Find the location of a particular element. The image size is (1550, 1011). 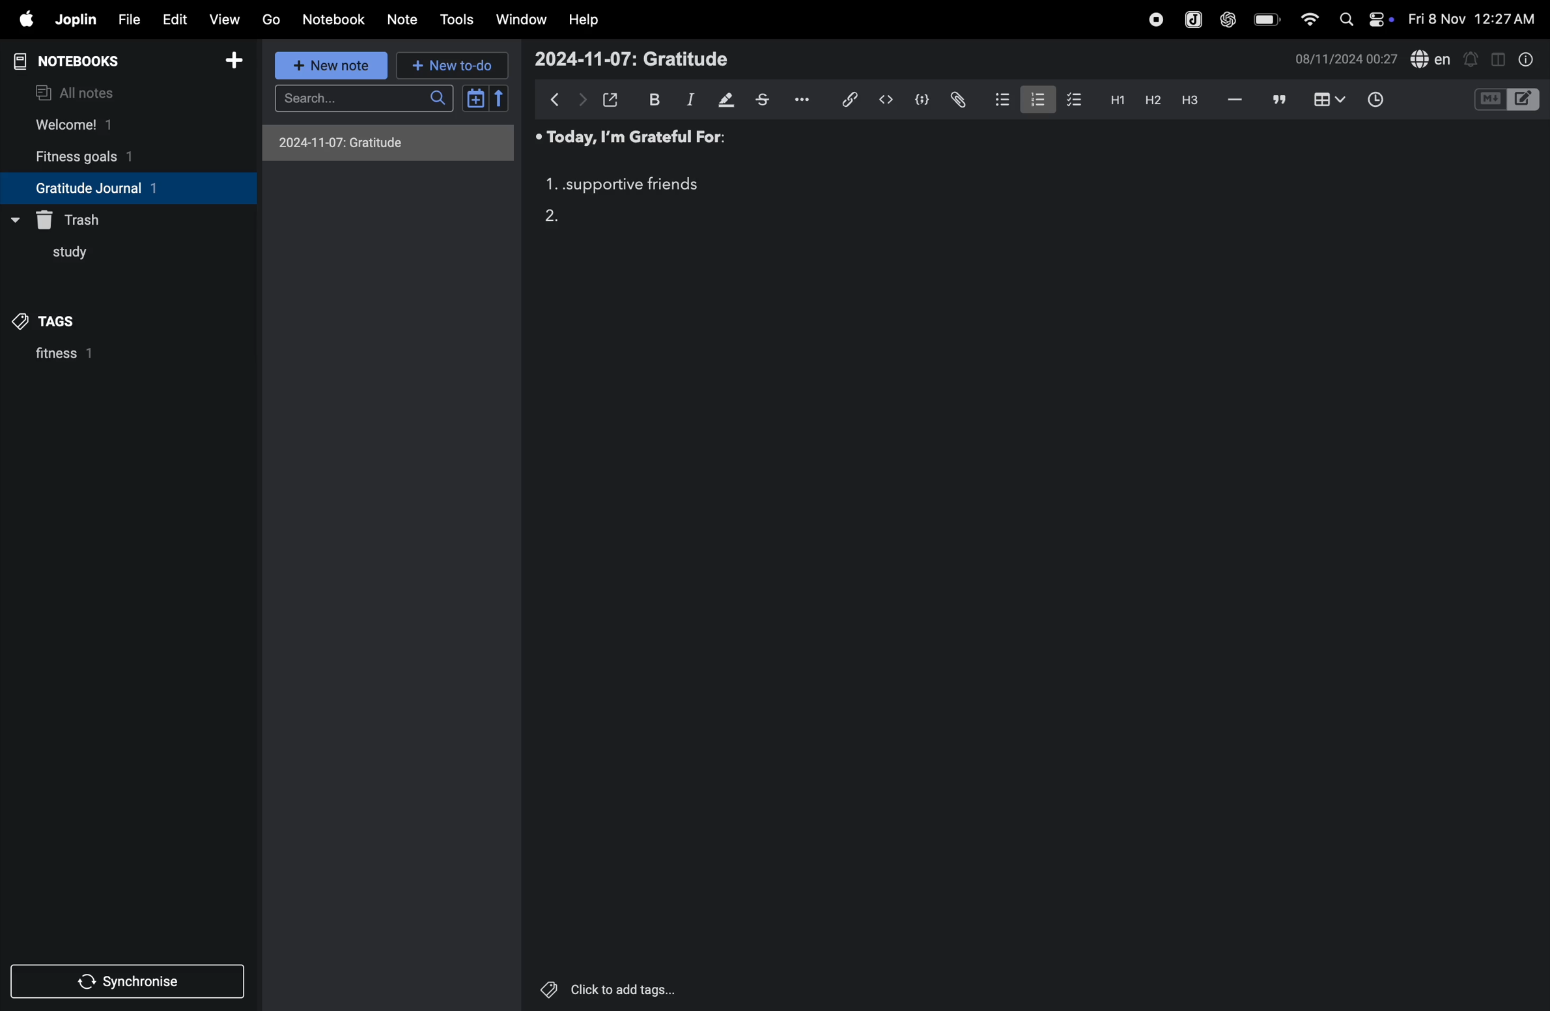

open file is located at coordinates (611, 98).